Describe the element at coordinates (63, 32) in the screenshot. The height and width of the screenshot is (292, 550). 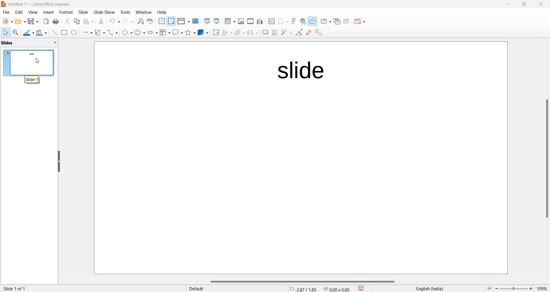
I see `Rectangle` at that location.